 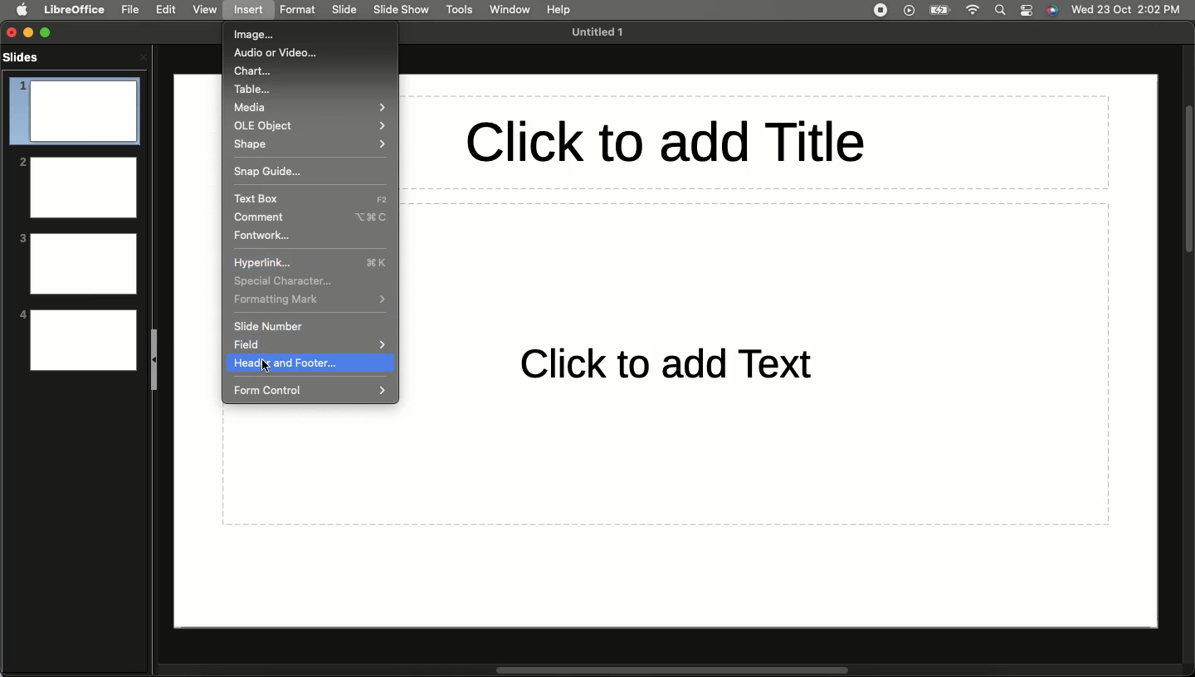 I want to click on 4, so click(x=77, y=339).